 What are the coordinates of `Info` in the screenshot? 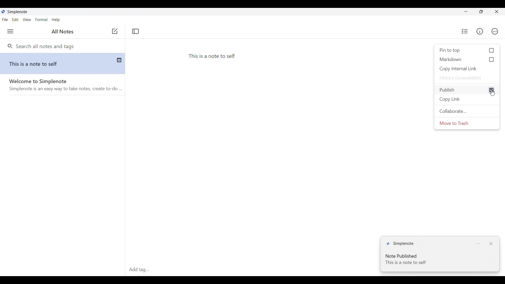 It's located at (480, 31).